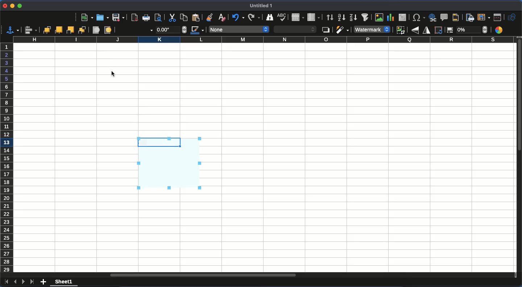 This screenshot has width=522, height=287. What do you see at coordinates (519, 98) in the screenshot?
I see `vertical scroll bar` at bounding box center [519, 98].